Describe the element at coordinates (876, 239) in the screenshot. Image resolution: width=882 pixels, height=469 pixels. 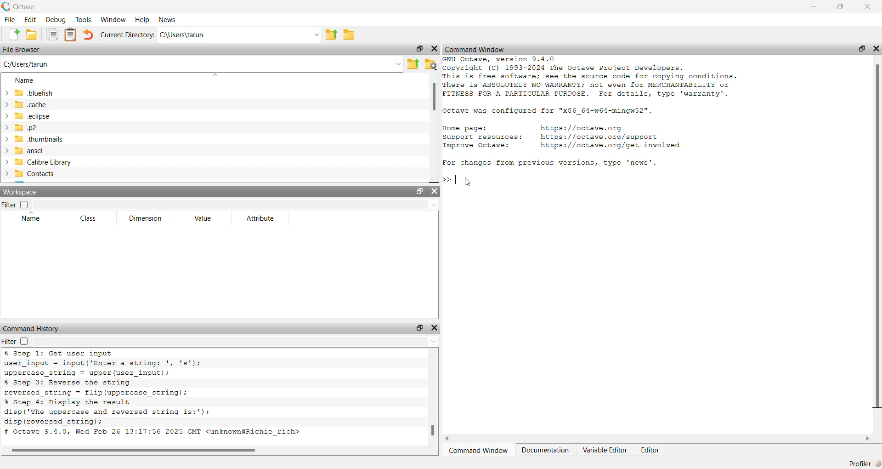
I see `scrollbar` at that location.